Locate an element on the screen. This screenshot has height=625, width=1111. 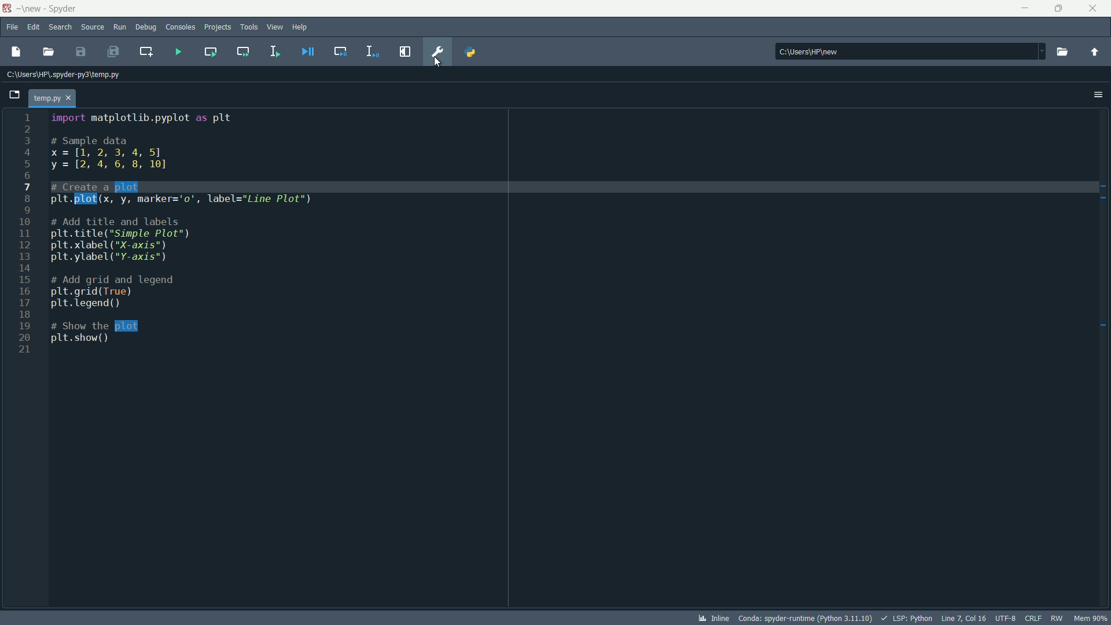
run selection is located at coordinates (275, 52).